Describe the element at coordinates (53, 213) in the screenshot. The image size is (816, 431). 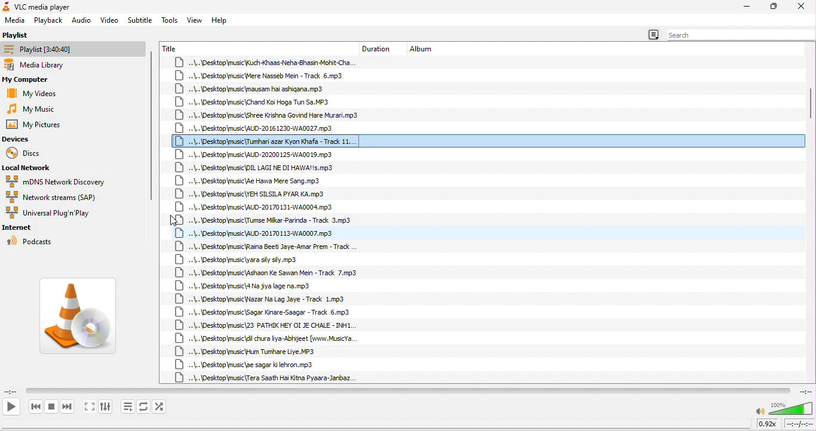
I see `universal plug in play` at that location.